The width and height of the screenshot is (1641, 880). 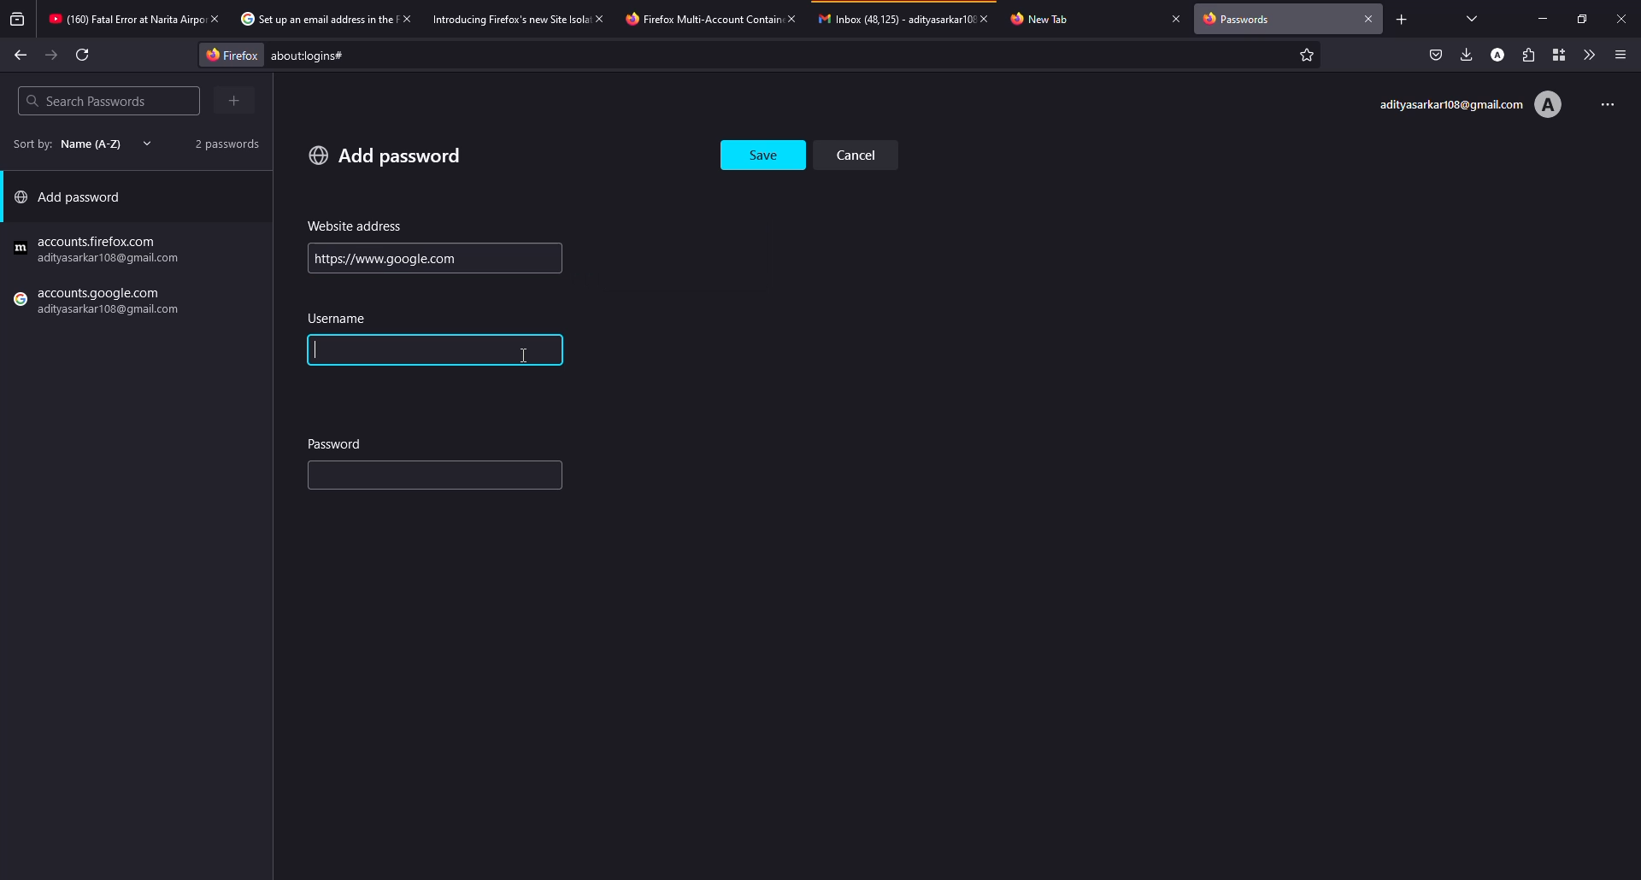 What do you see at coordinates (1500, 54) in the screenshot?
I see `account` at bounding box center [1500, 54].